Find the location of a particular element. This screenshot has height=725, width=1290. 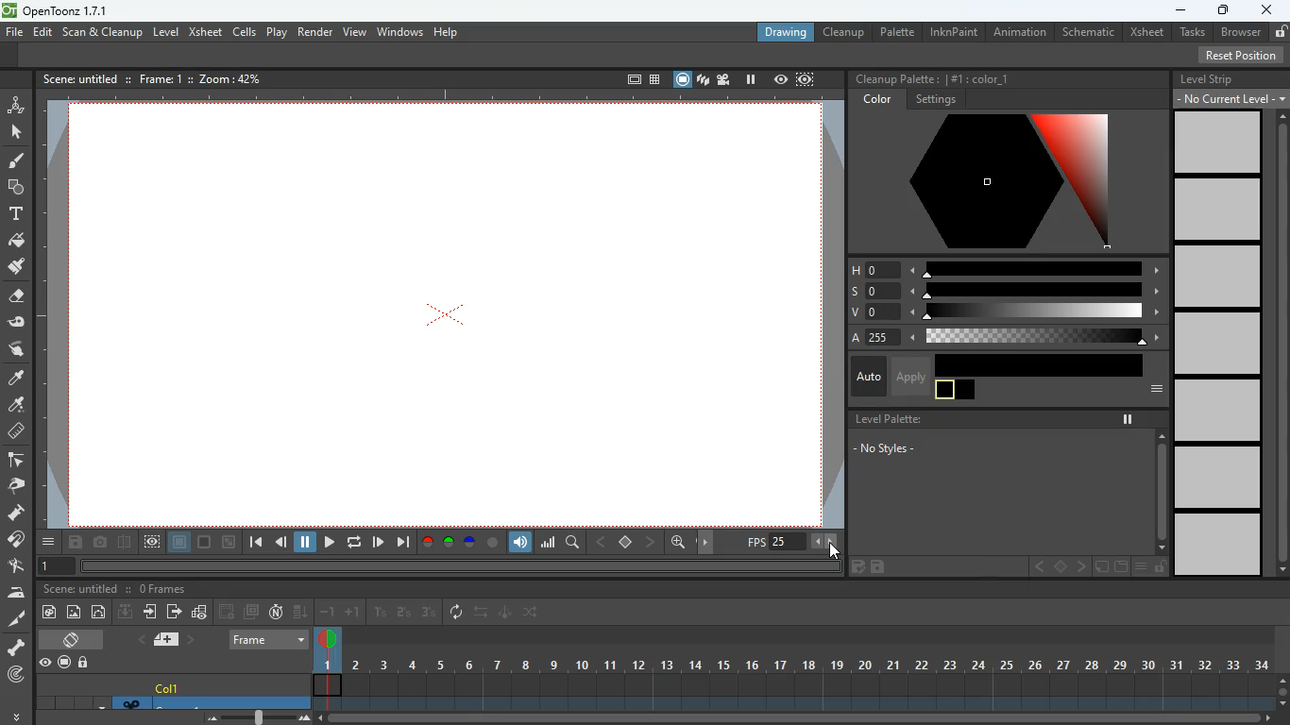

end is located at coordinates (404, 543).